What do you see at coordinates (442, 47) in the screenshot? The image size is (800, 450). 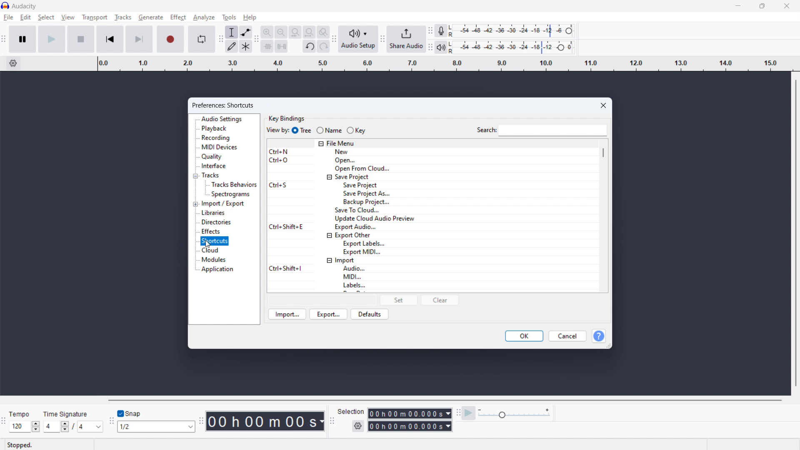 I see `playback meter` at bounding box center [442, 47].